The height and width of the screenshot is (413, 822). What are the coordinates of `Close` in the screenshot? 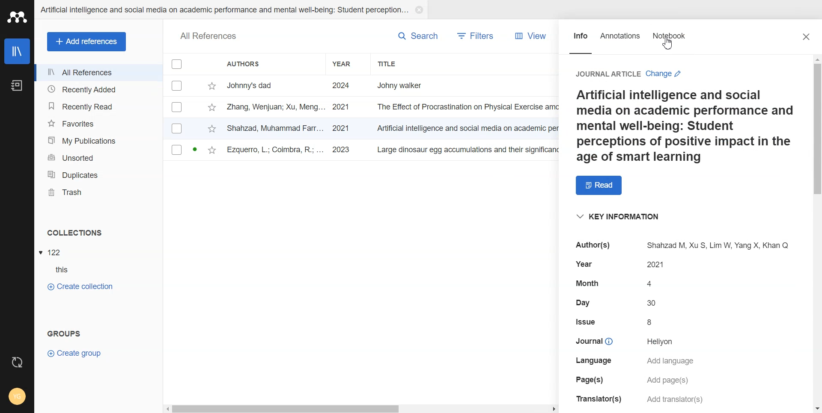 It's located at (806, 36).